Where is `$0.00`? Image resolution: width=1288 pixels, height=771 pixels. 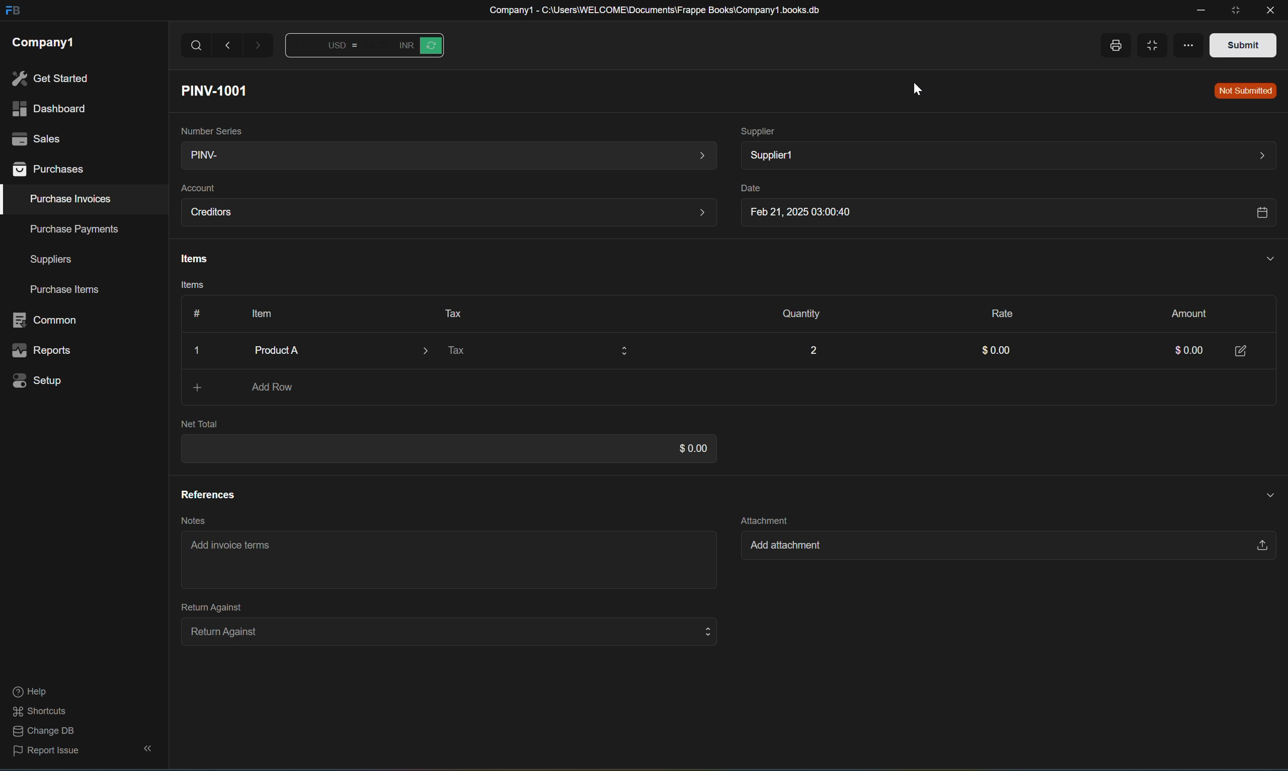
$0.00 is located at coordinates (992, 352).